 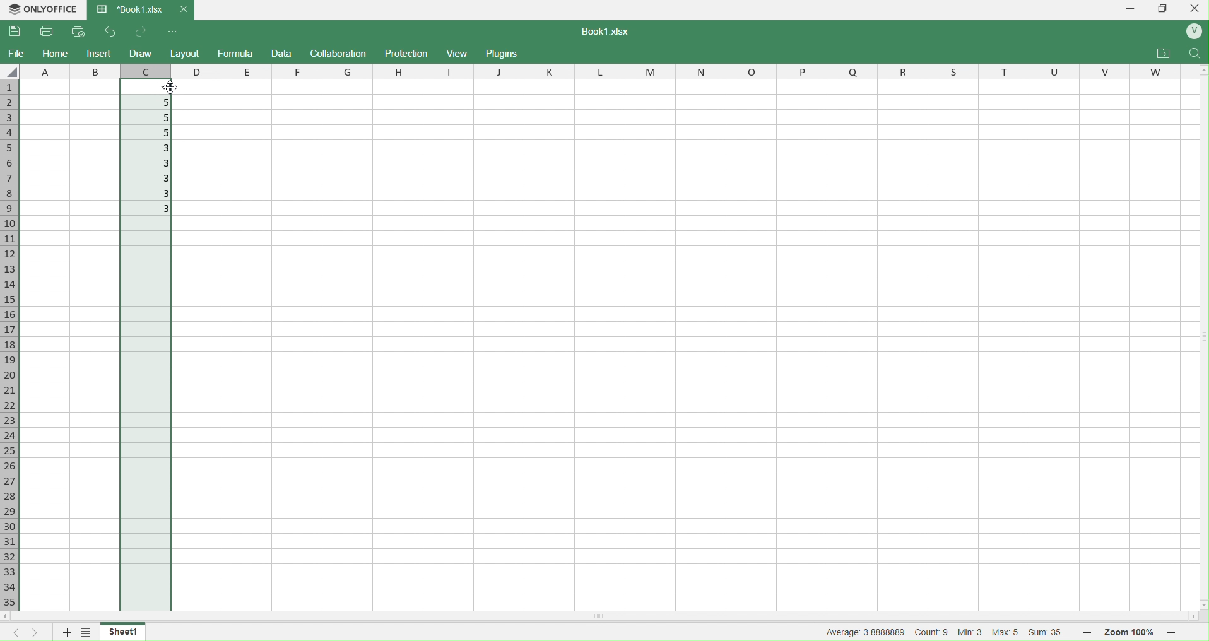 What do you see at coordinates (129, 632) in the screenshot?
I see `Sheet1` at bounding box center [129, 632].